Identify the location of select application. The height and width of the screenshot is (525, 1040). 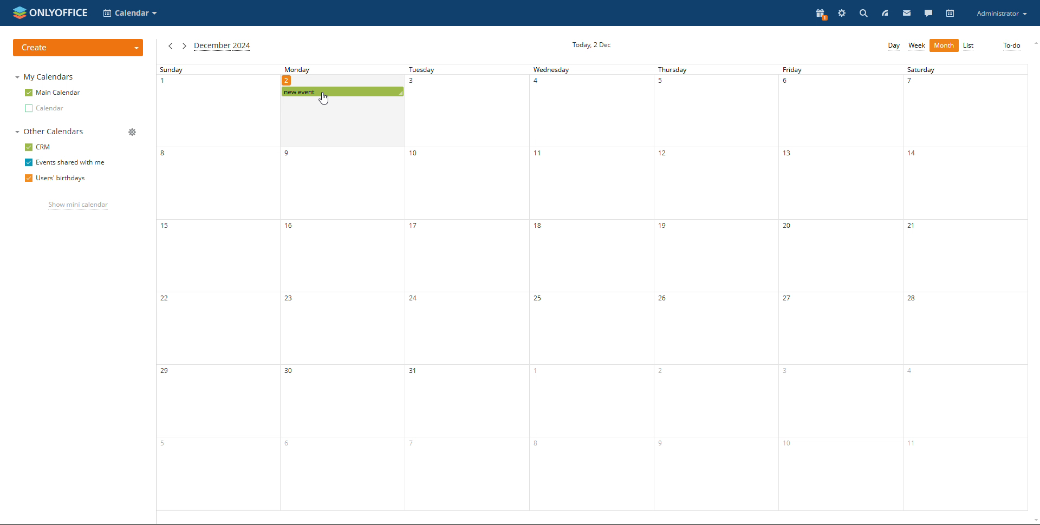
(130, 14).